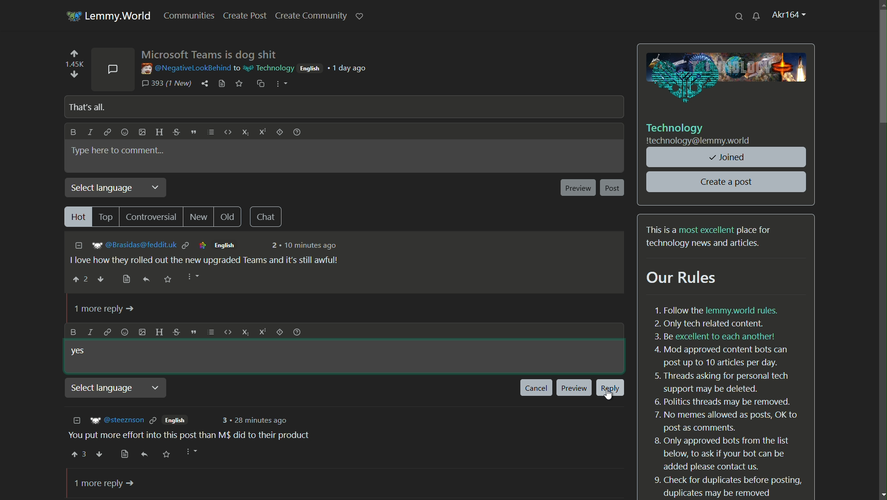 This screenshot has width=887, height=500. I want to click on create a post, so click(727, 182).